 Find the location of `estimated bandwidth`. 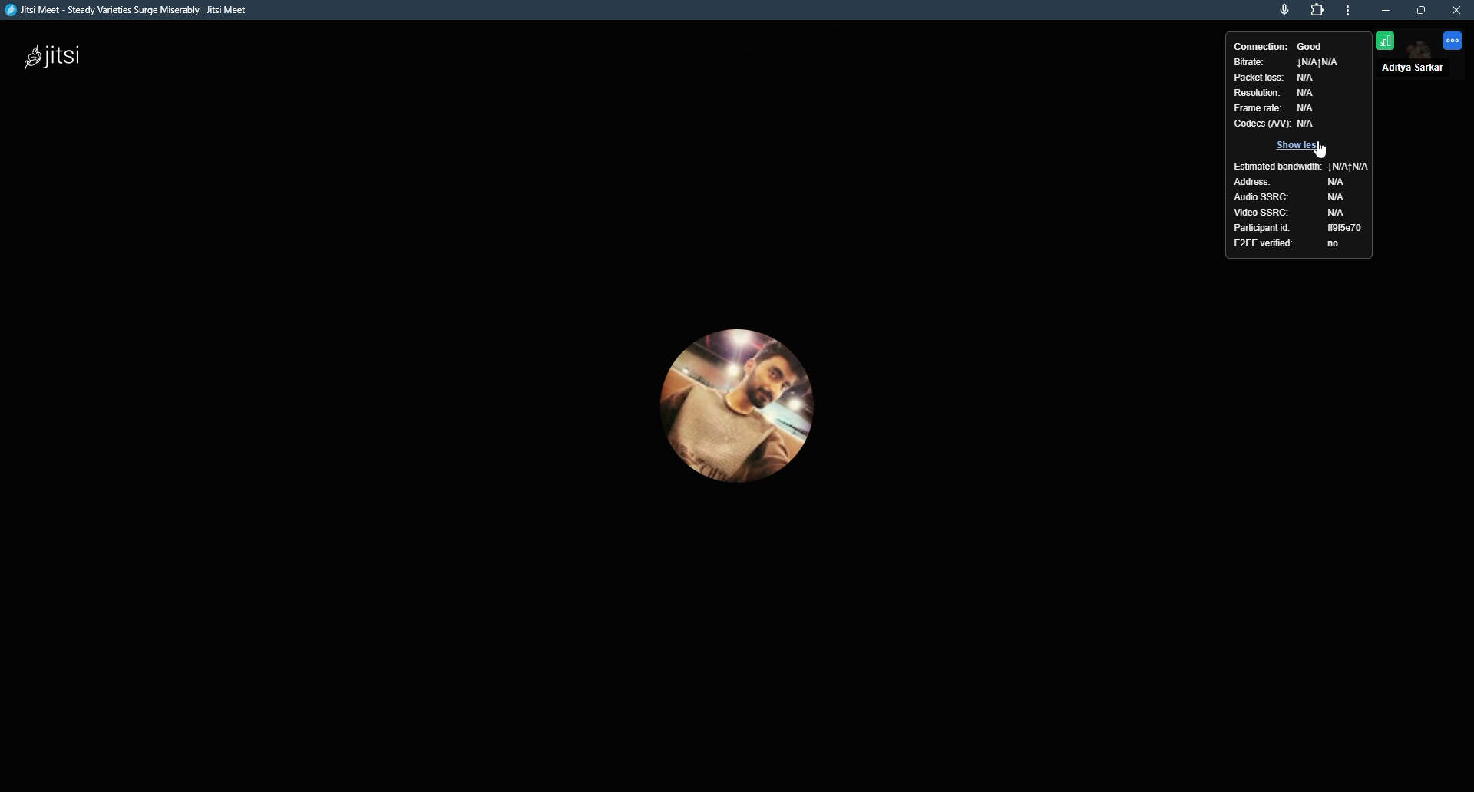

estimated bandwidth is located at coordinates (1277, 166).